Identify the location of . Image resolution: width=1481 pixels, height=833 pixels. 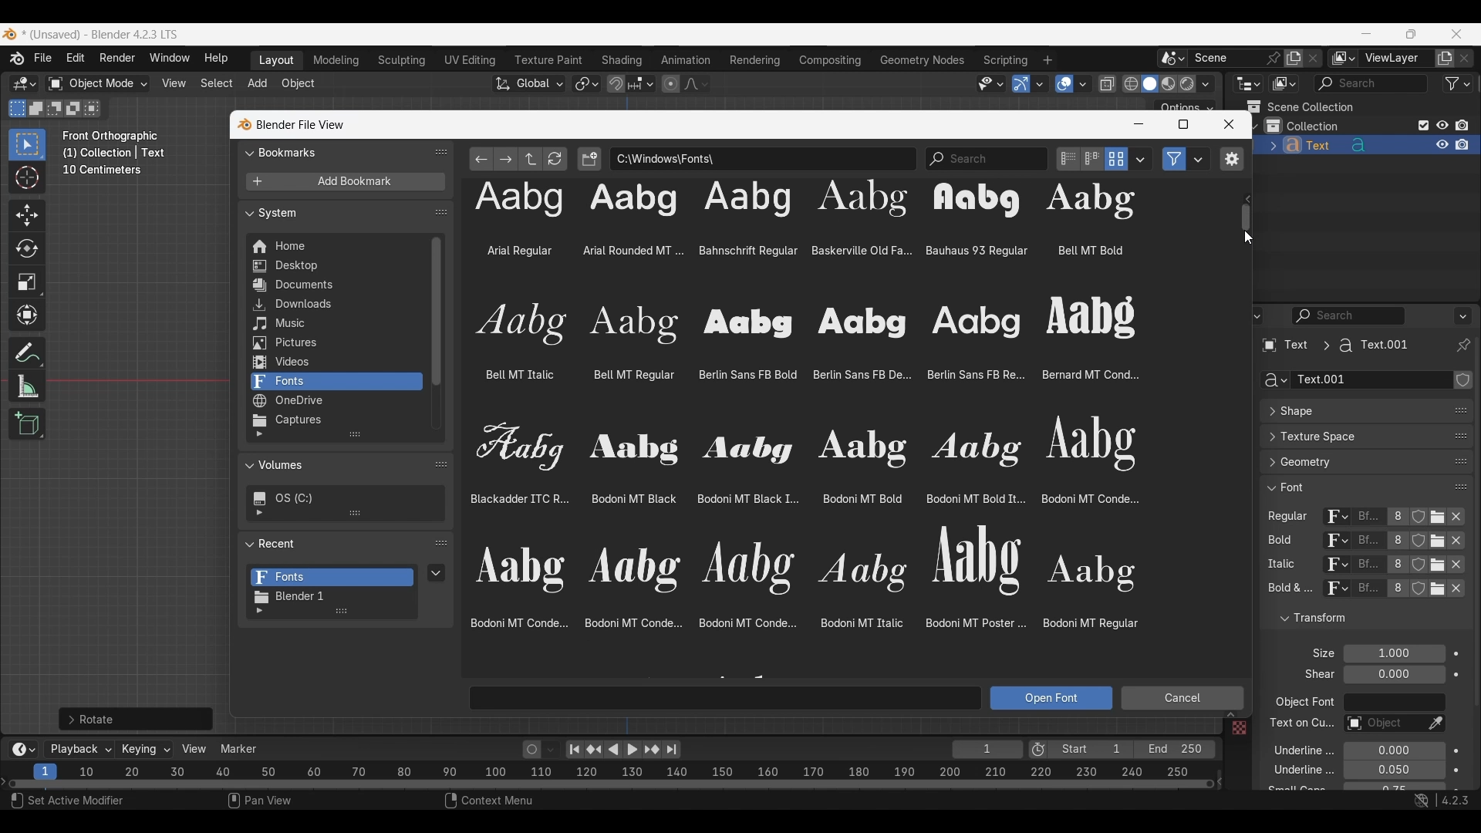
(1334, 566).